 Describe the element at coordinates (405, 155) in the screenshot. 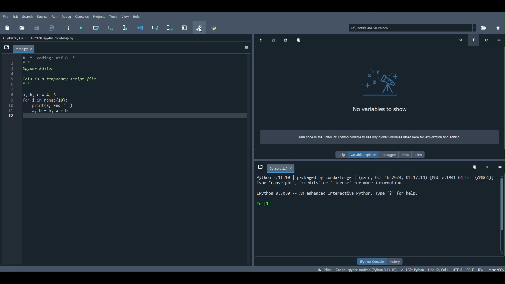

I see `Plots` at that location.